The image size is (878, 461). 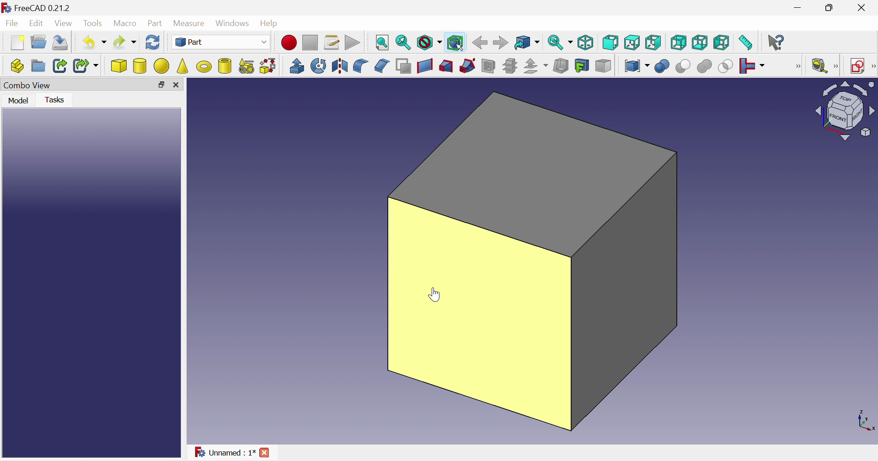 I want to click on Execute macro, so click(x=353, y=43).